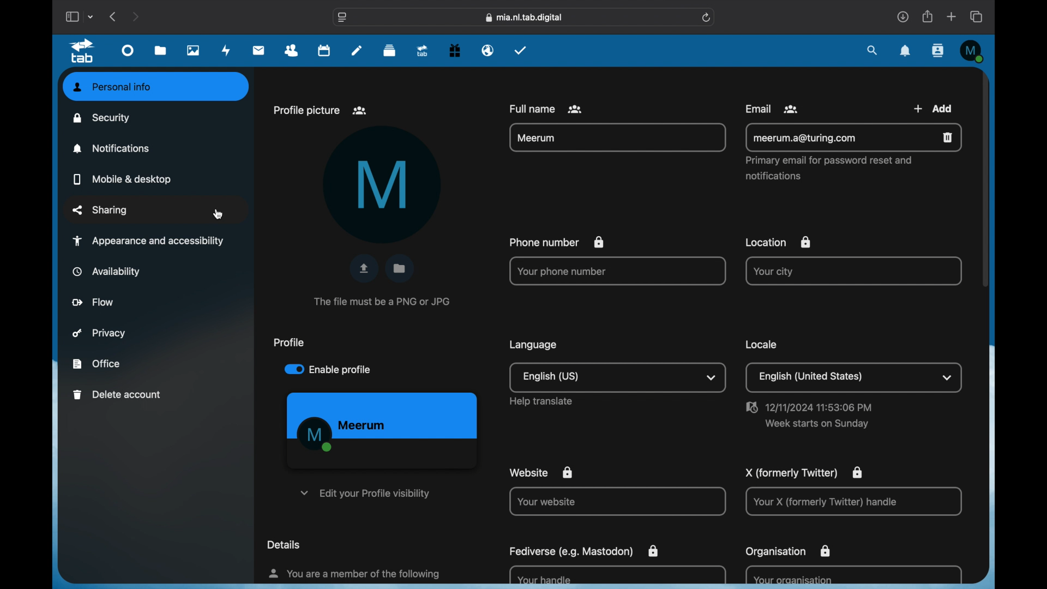 The width and height of the screenshot is (1047, 589). Describe the element at coordinates (853, 137) in the screenshot. I see `Email` at that location.